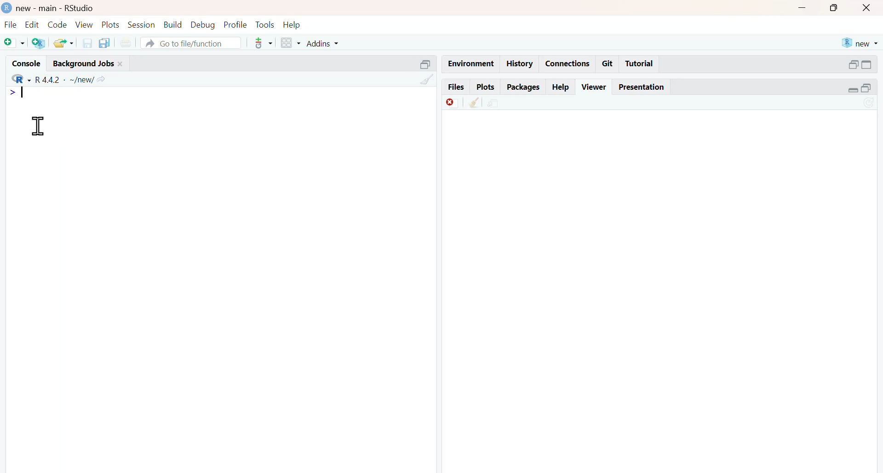  What do you see at coordinates (457, 87) in the screenshot?
I see `files` at bounding box center [457, 87].